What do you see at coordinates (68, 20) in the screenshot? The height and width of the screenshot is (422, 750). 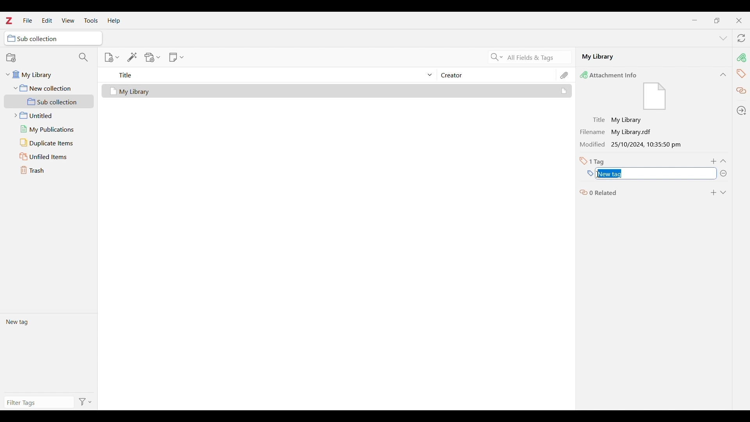 I see `View menu` at bounding box center [68, 20].